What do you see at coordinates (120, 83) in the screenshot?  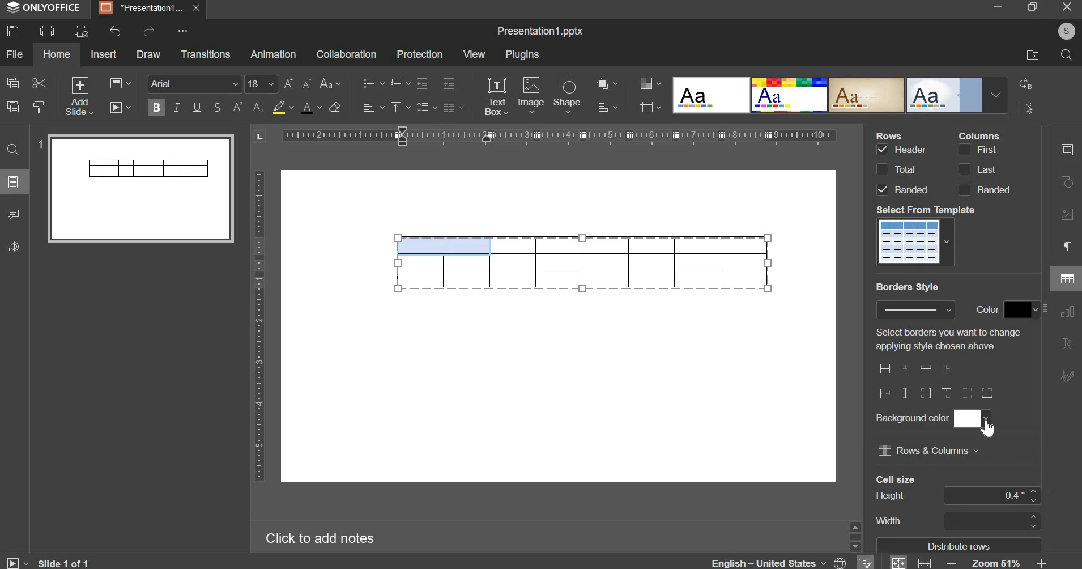 I see `change layout` at bounding box center [120, 83].